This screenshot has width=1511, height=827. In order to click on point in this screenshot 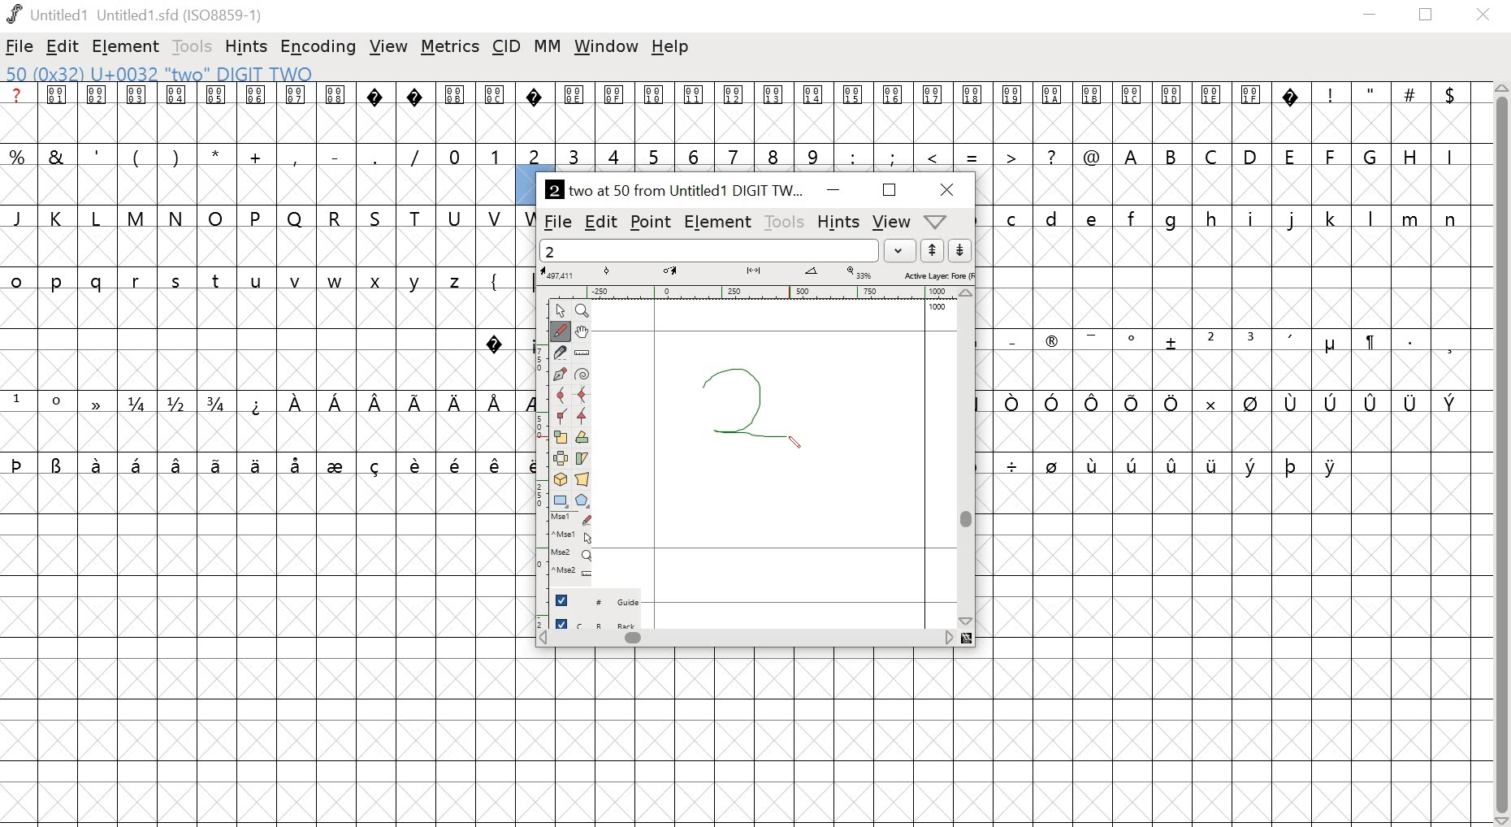, I will do `click(650, 222)`.